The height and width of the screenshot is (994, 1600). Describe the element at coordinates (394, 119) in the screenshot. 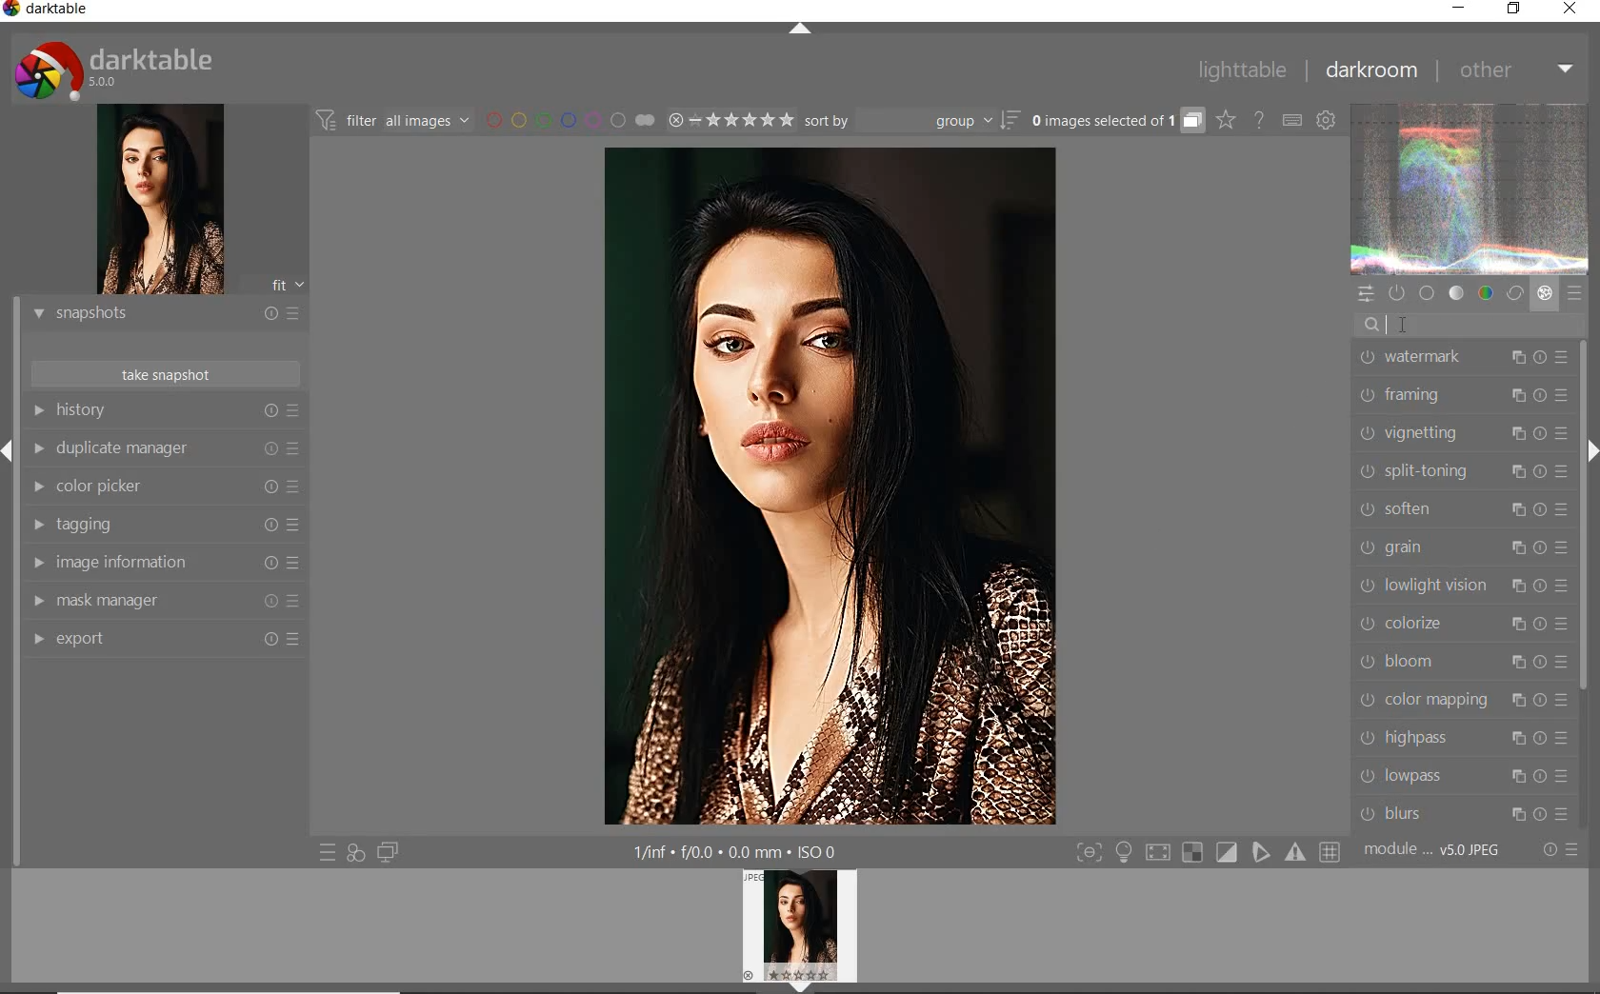

I see `filter images based on their modules` at that location.